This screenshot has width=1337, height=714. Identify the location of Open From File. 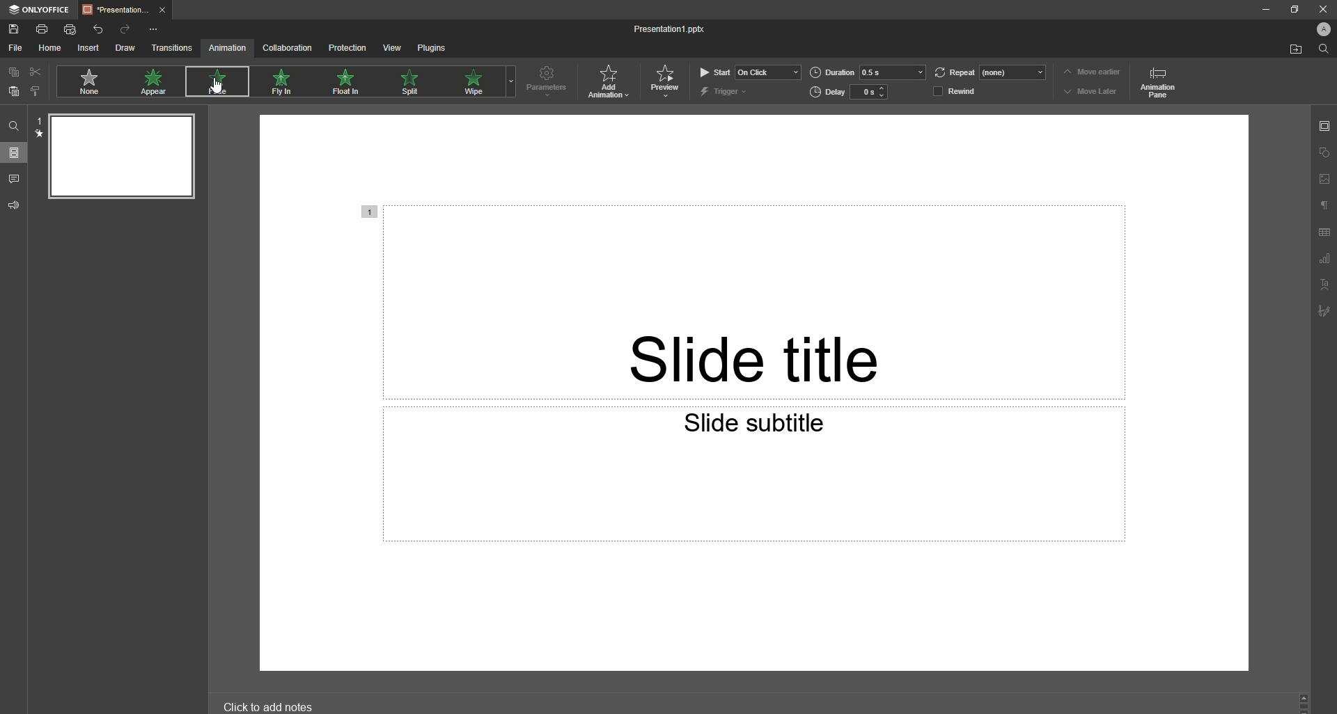
(1288, 49).